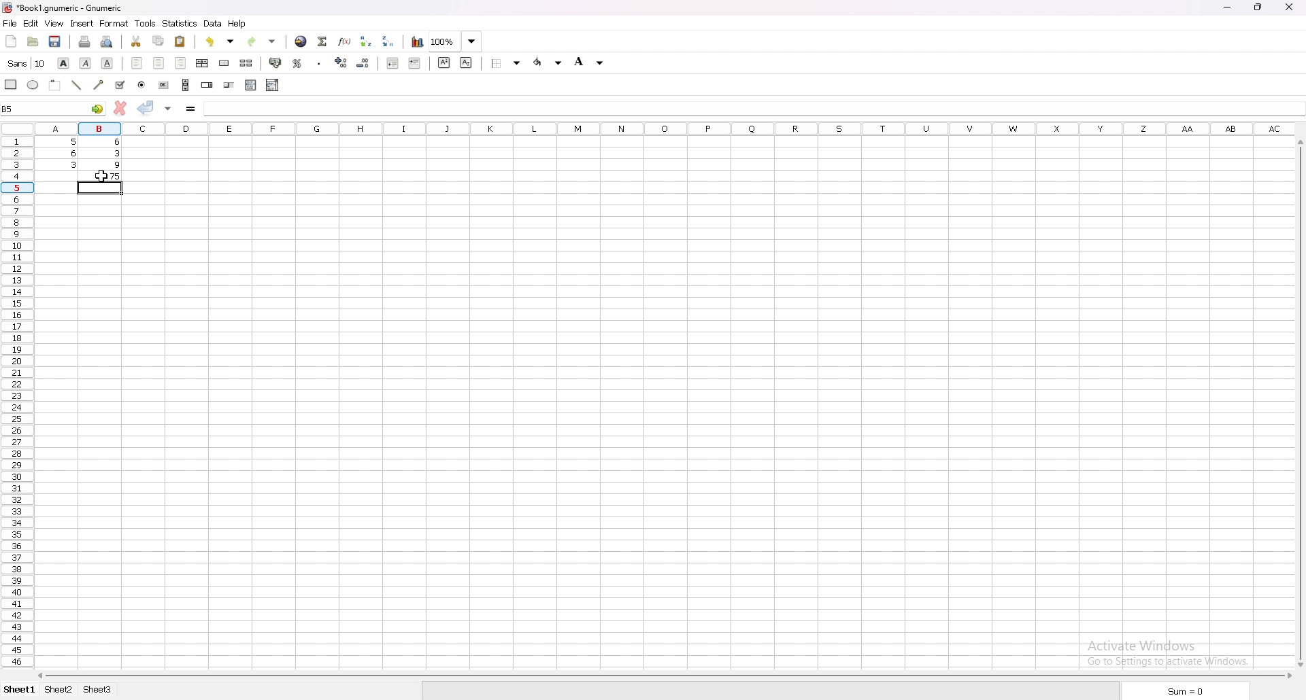 Image resolution: width=1306 pixels, height=700 pixels. Describe the element at coordinates (12, 41) in the screenshot. I see `new` at that location.